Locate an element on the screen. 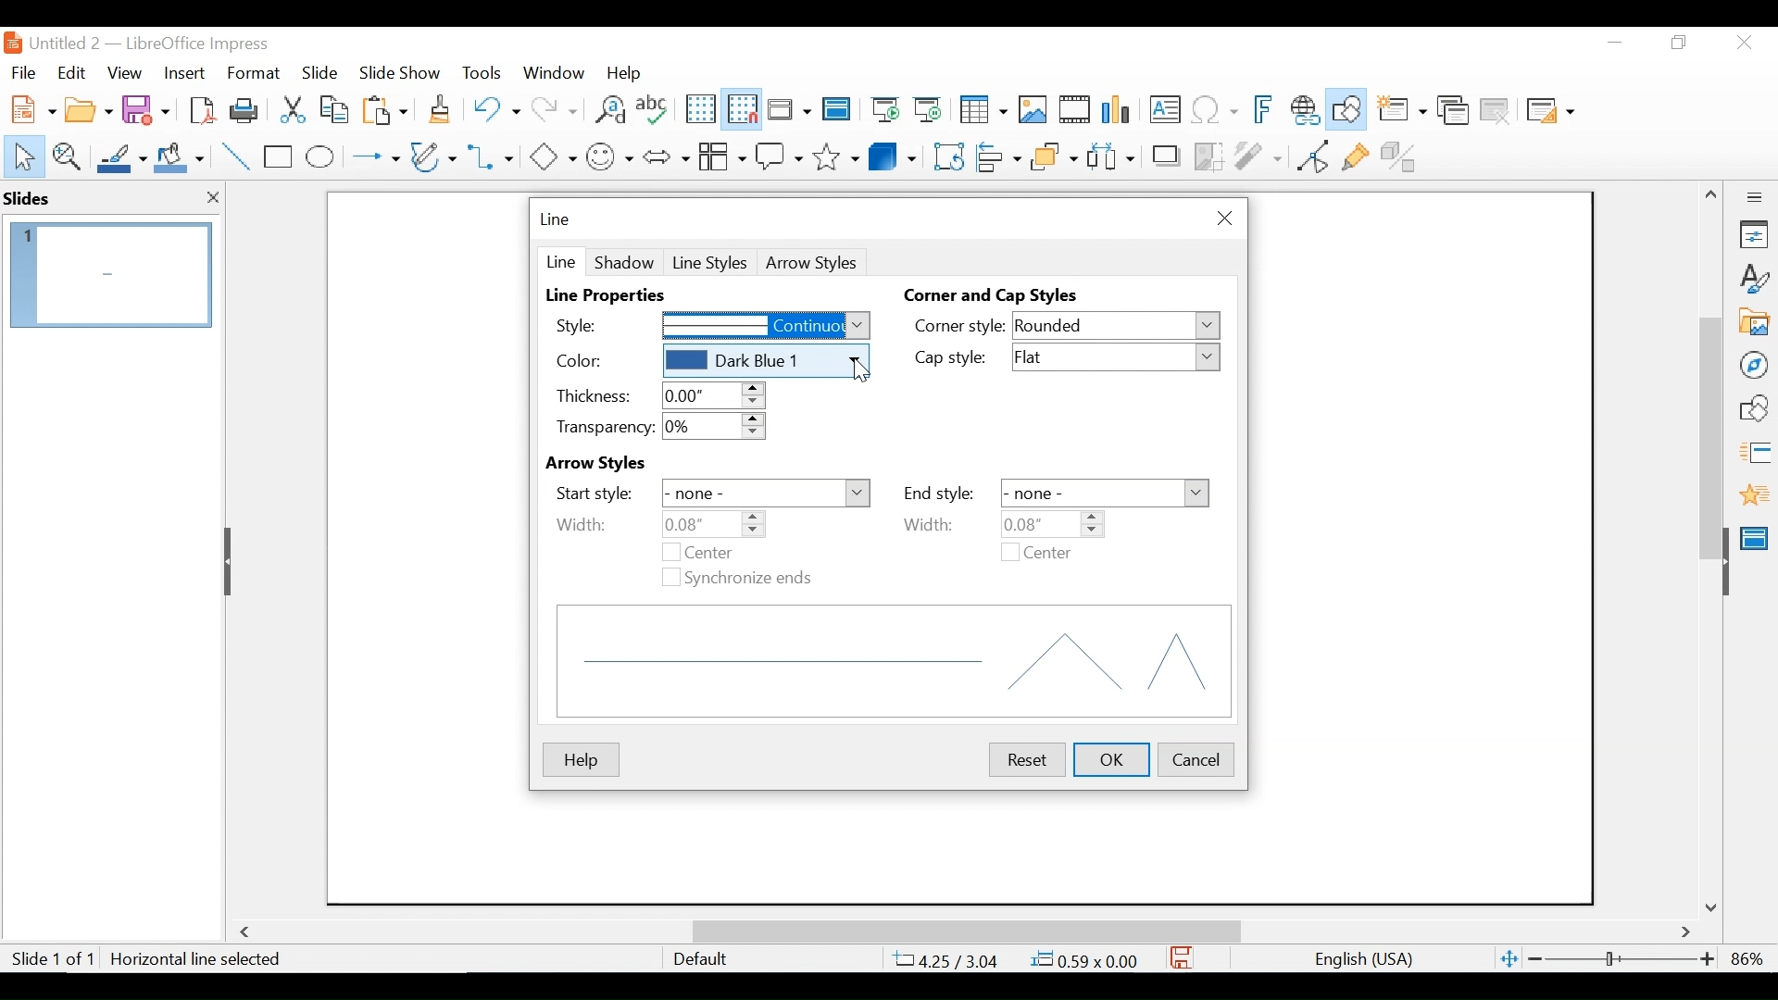 This screenshot has width=1778, height=1000. Width is located at coordinates (942, 524).